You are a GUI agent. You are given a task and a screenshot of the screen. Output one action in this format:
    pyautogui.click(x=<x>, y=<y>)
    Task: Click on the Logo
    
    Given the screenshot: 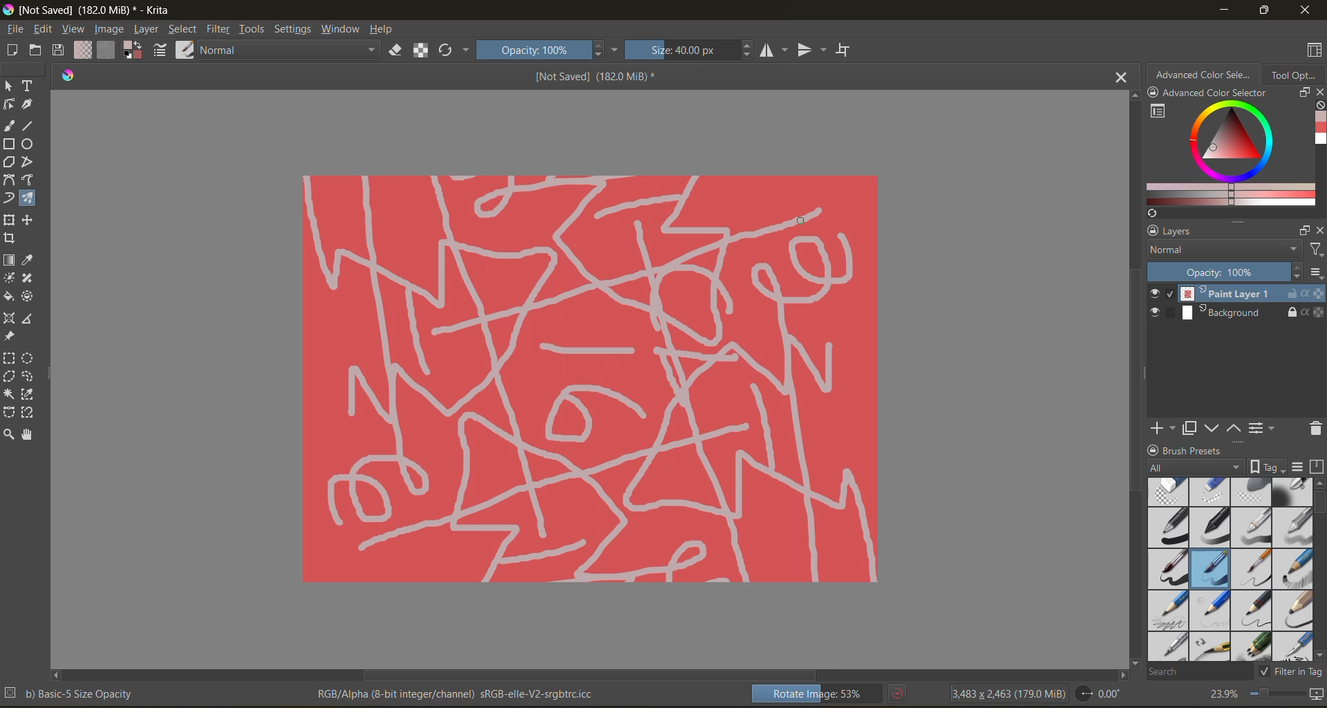 What is the action you would take?
    pyautogui.click(x=69, y=82)
    